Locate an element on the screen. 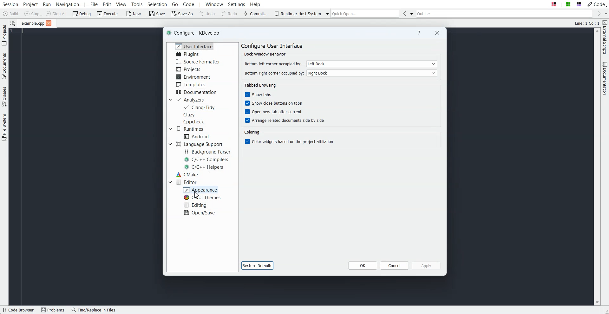 The width and height of the screenshot is (609, 314). Text is located at coordinates (261, 85).